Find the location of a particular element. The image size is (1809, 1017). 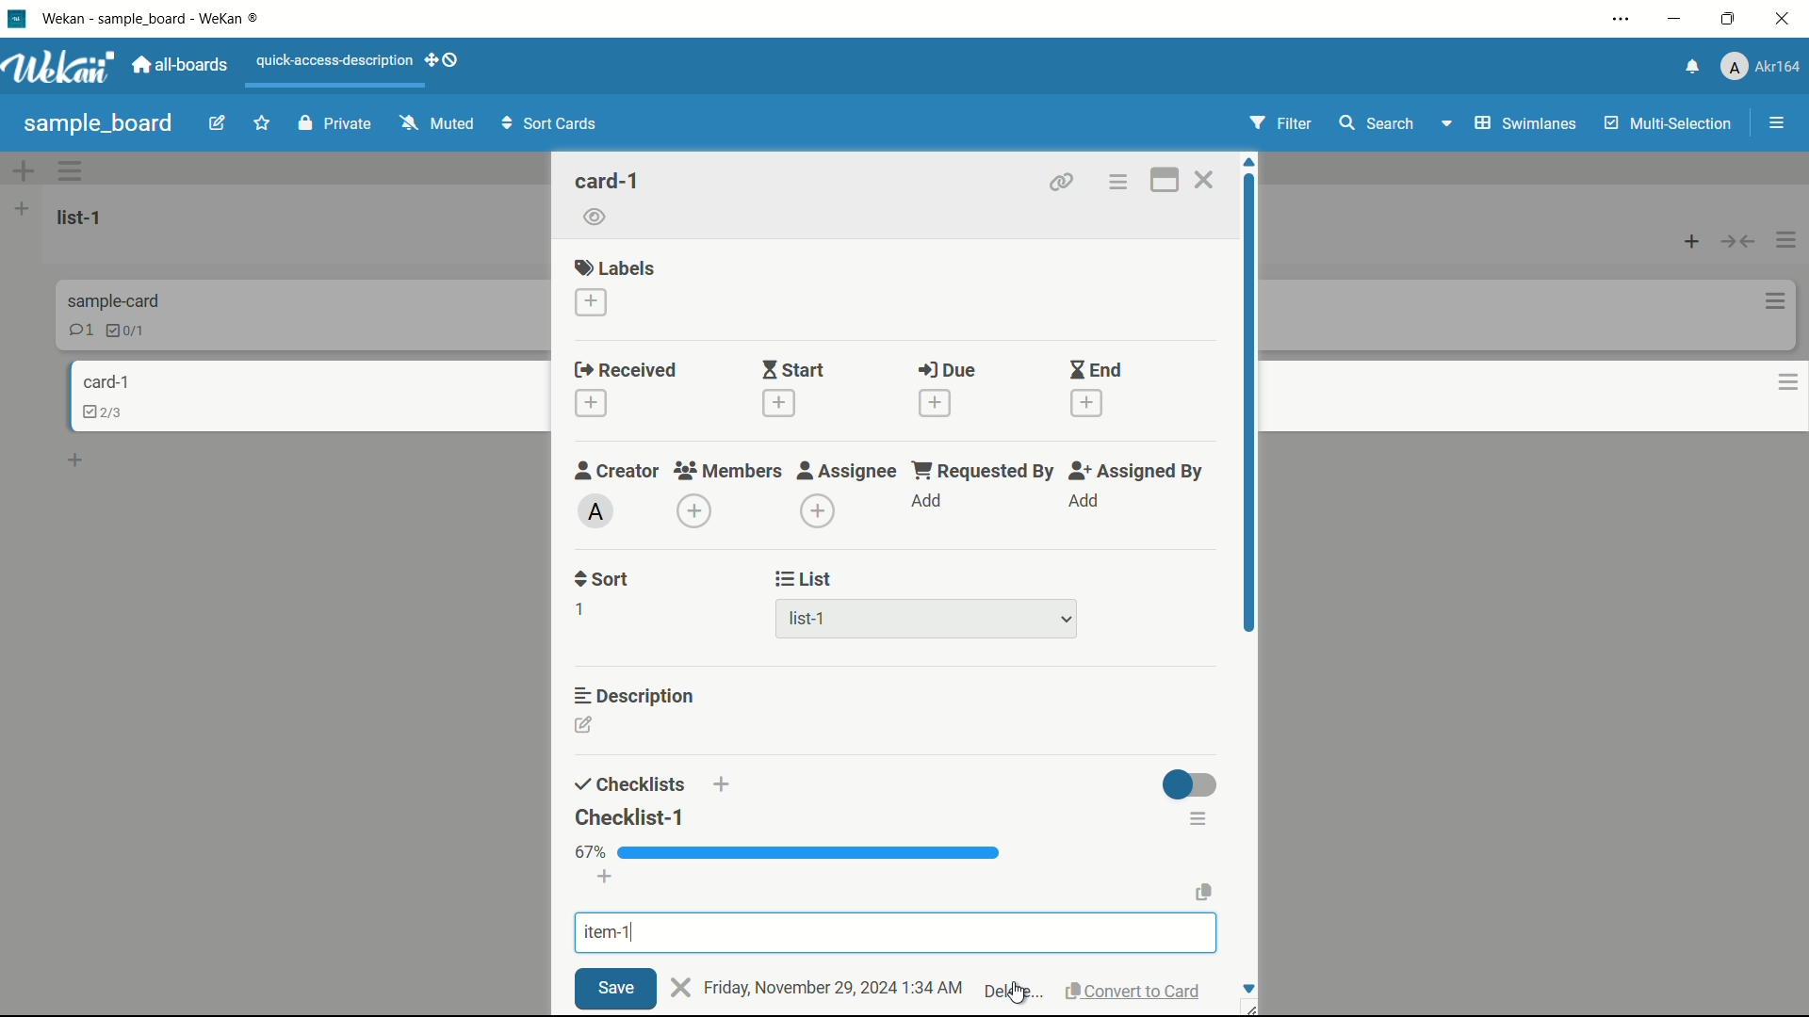

list is located at coordinates (806, 578).